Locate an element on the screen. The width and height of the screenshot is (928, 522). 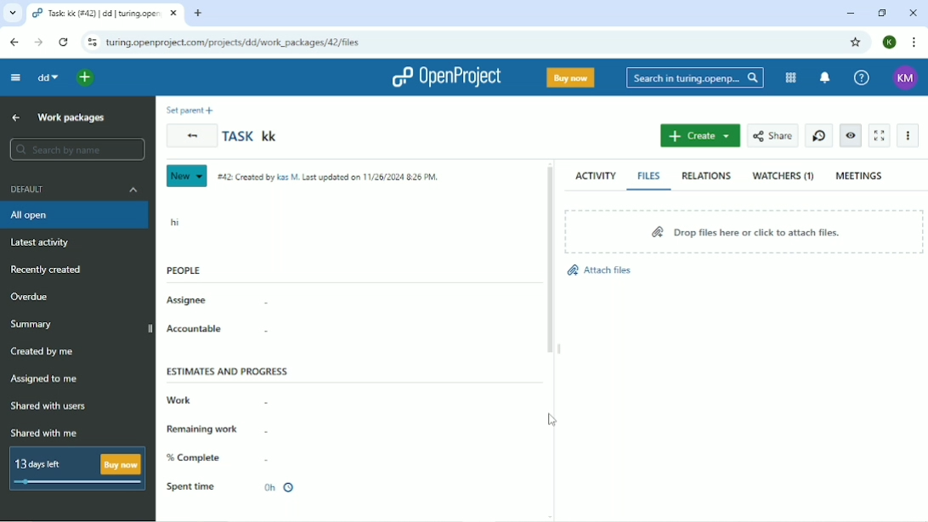
Cursor is located at coordinates (552, 421).